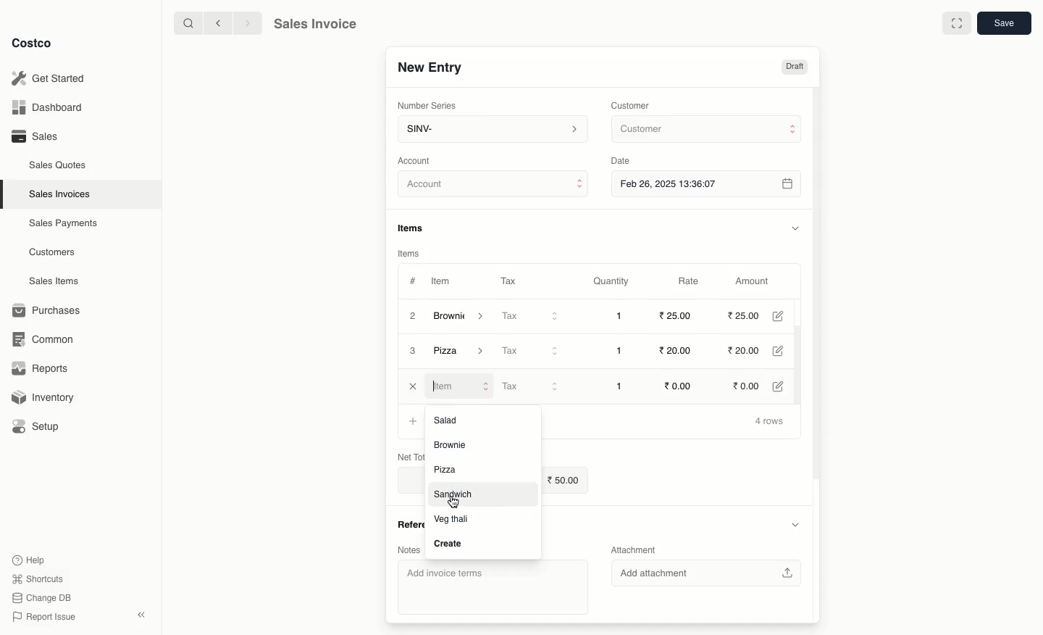 The width and height of the screenshot is (1043, 635). Describe the element at coordinates (460, 316) in the screenshot. I see `Brownie` at that location.